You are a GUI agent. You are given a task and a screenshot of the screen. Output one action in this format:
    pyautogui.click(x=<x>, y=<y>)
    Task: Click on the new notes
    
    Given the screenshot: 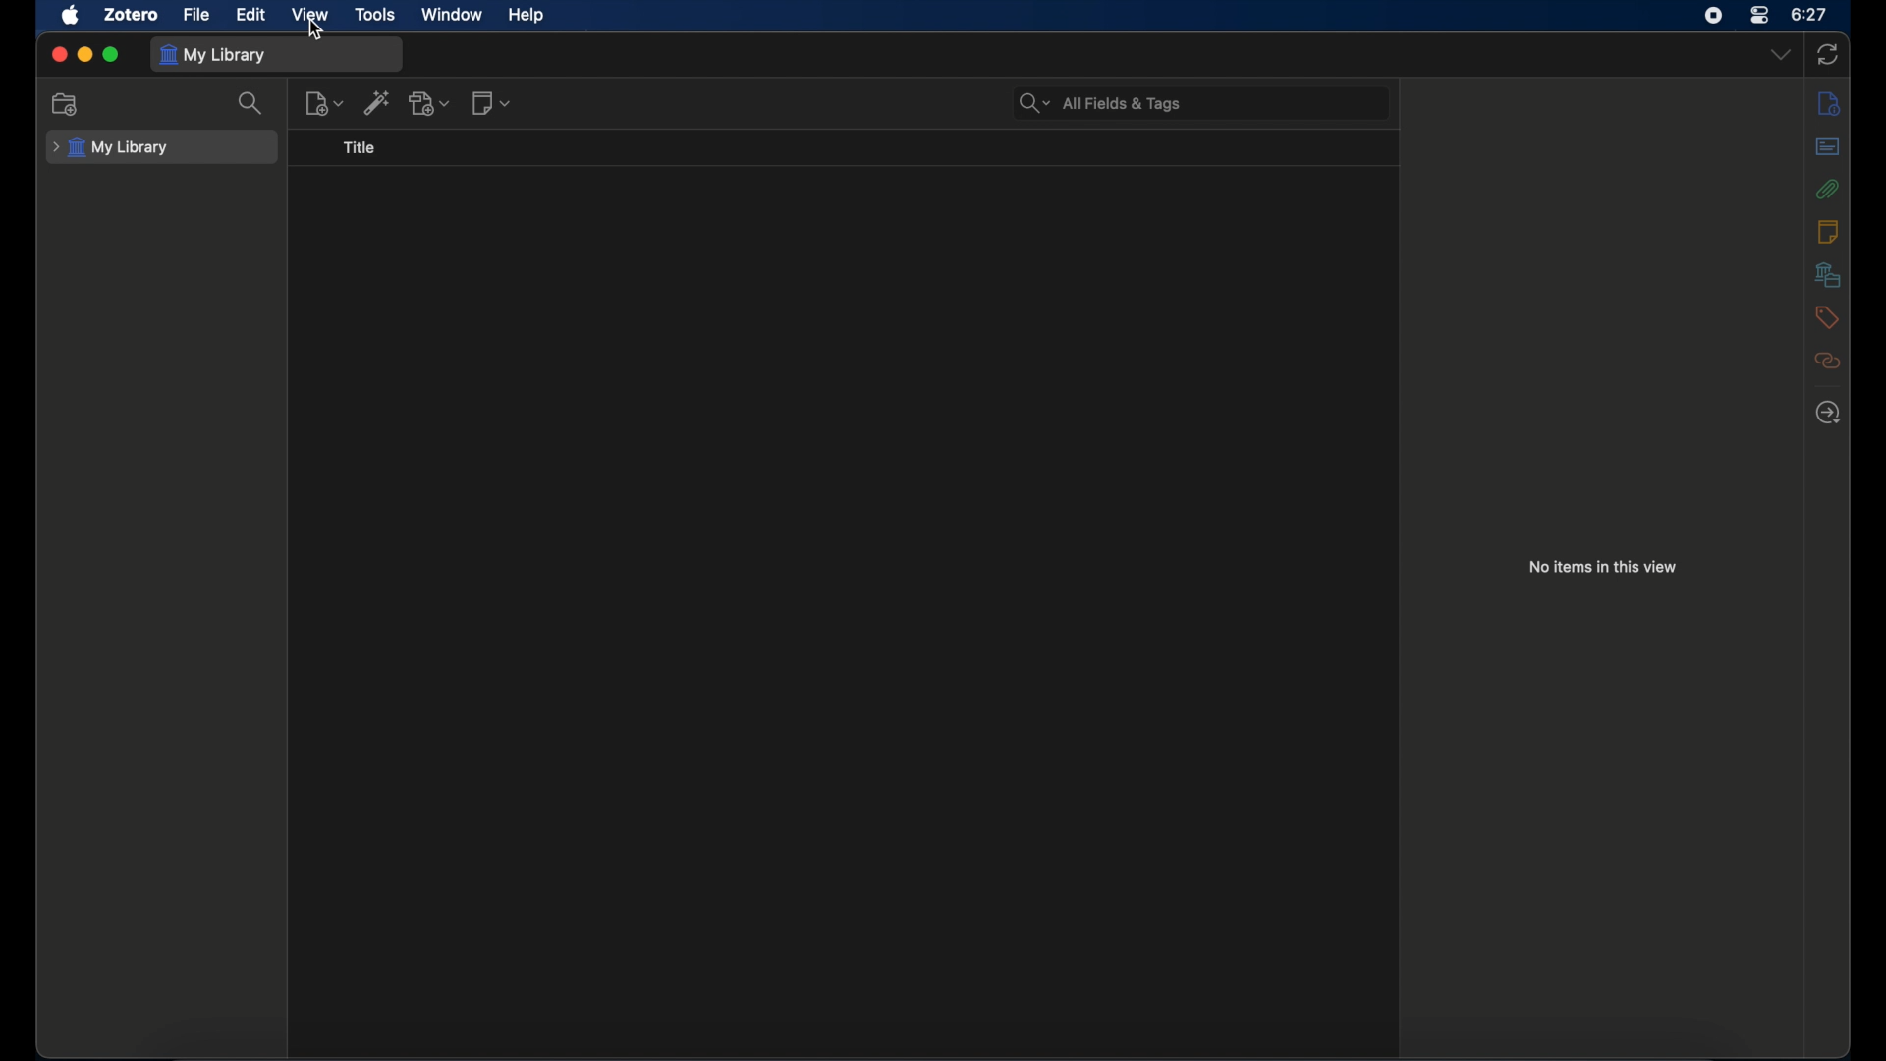 What is the action you would take?
    pyautogui.click(x=491, y=104)
    